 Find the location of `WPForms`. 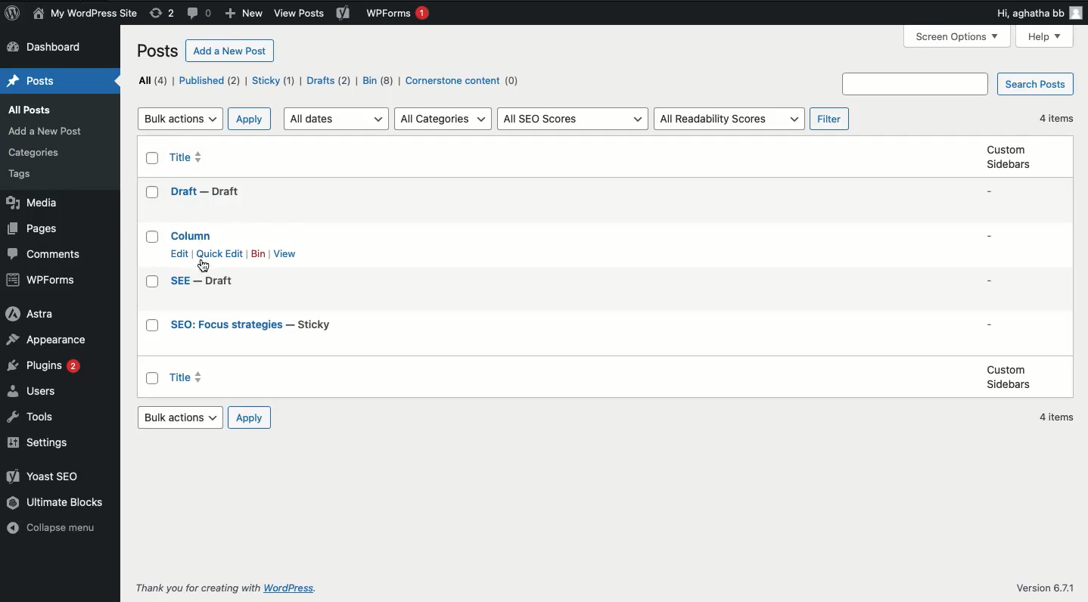

WPForms is located at coordinates (43, 280).